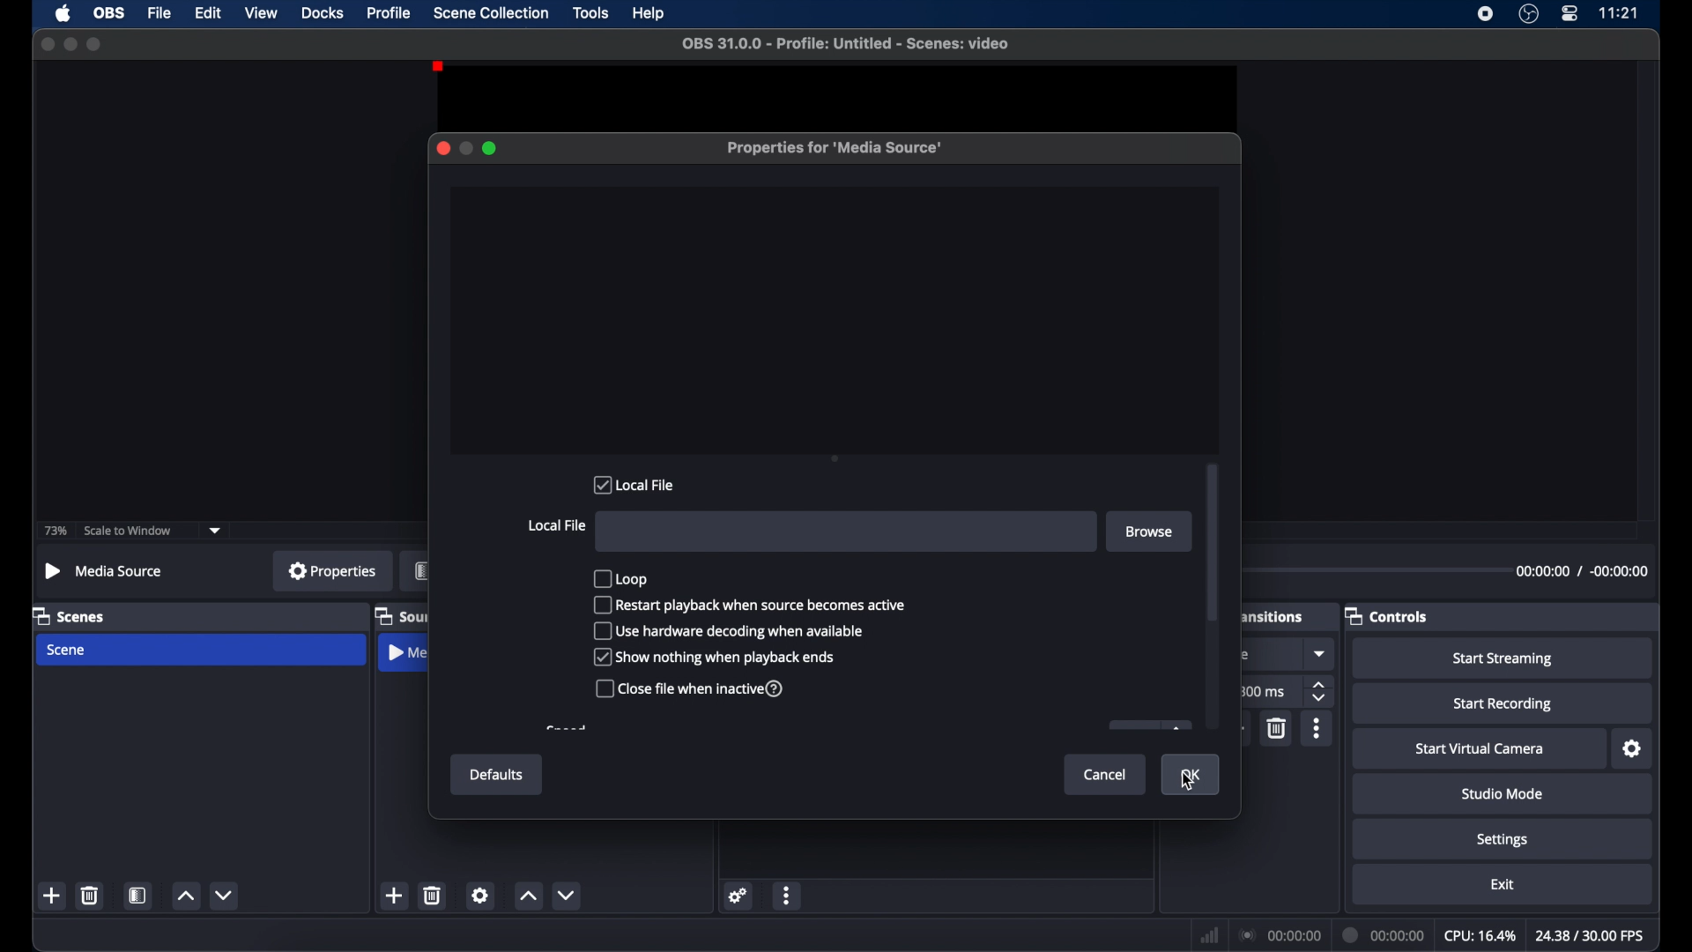 This screenshot has width=1692, height=952. Describe the element at coordinates (1106, 775) in the screenshot. I see `cancel` at that location.